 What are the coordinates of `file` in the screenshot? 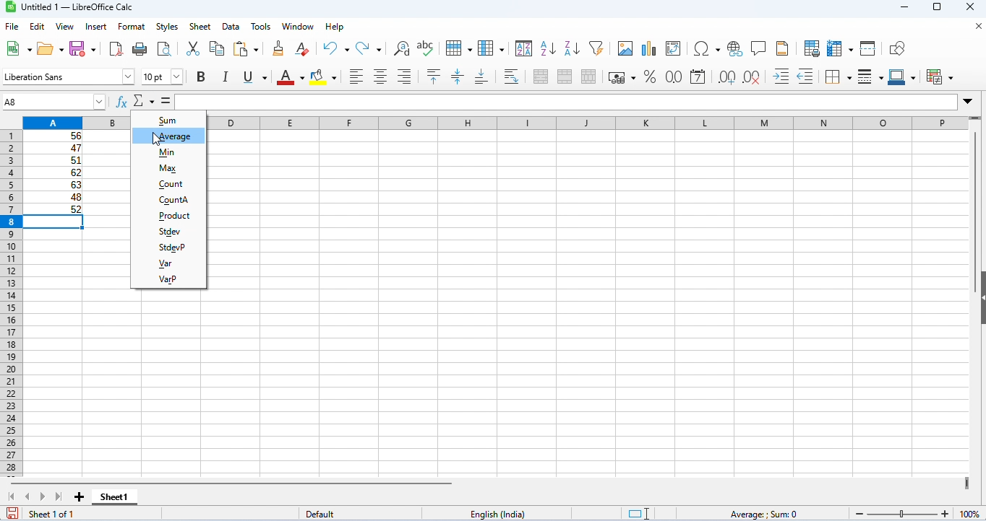 It's located at (12, 27).